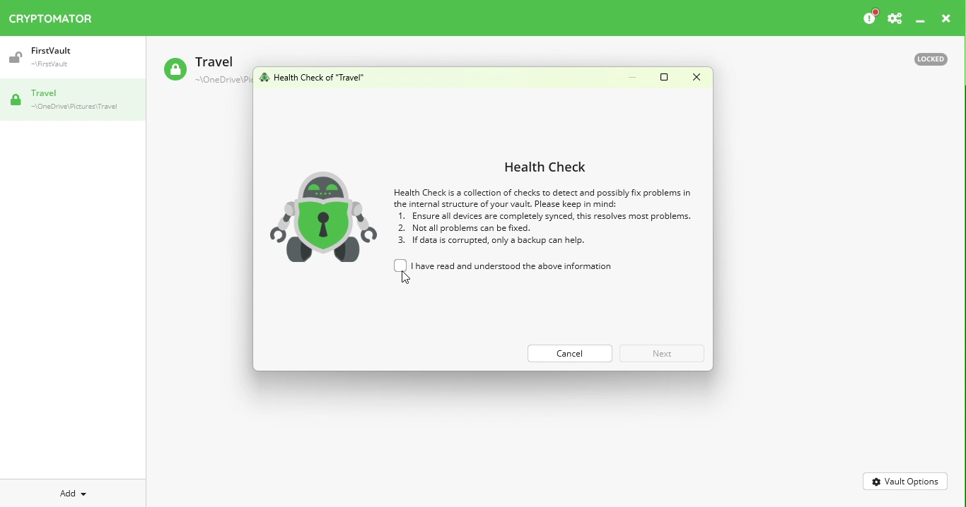 The height and width of the screenshot is (507, 966). What do you see at coordinates (935, 59) in the screenshot?
I see `Locked` at bounding box center [935, 59].